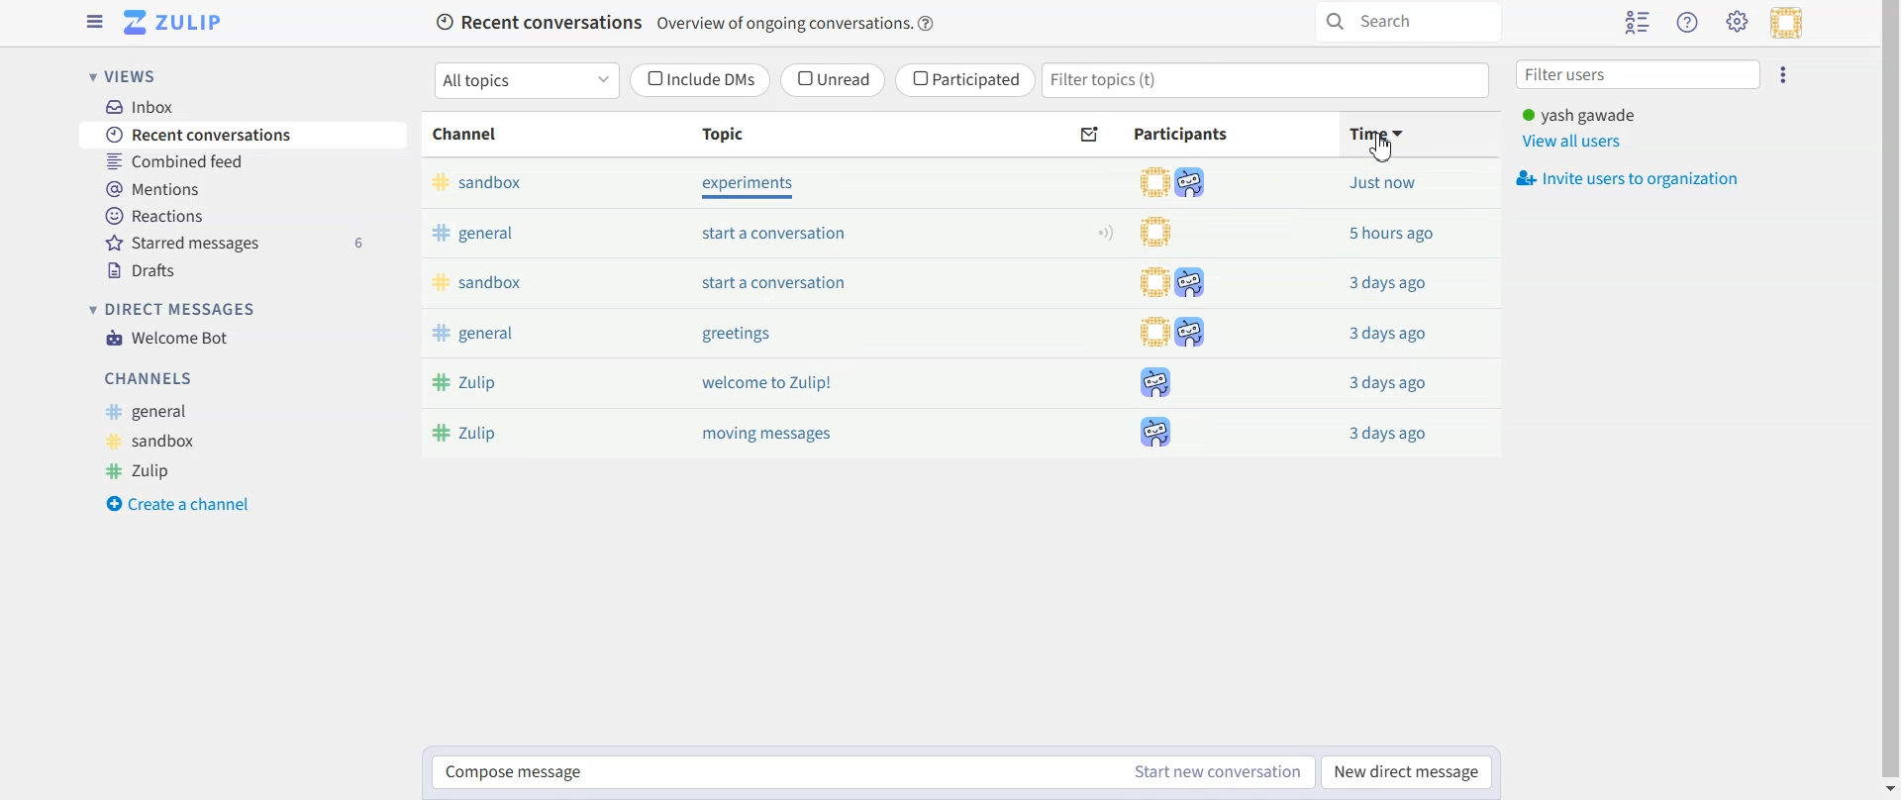 Image resolution: width=1901 pixels, height=800 pixels. Describe the element at coordinates (178, 503) in the screenshot. I see `Create a channel` at that location.